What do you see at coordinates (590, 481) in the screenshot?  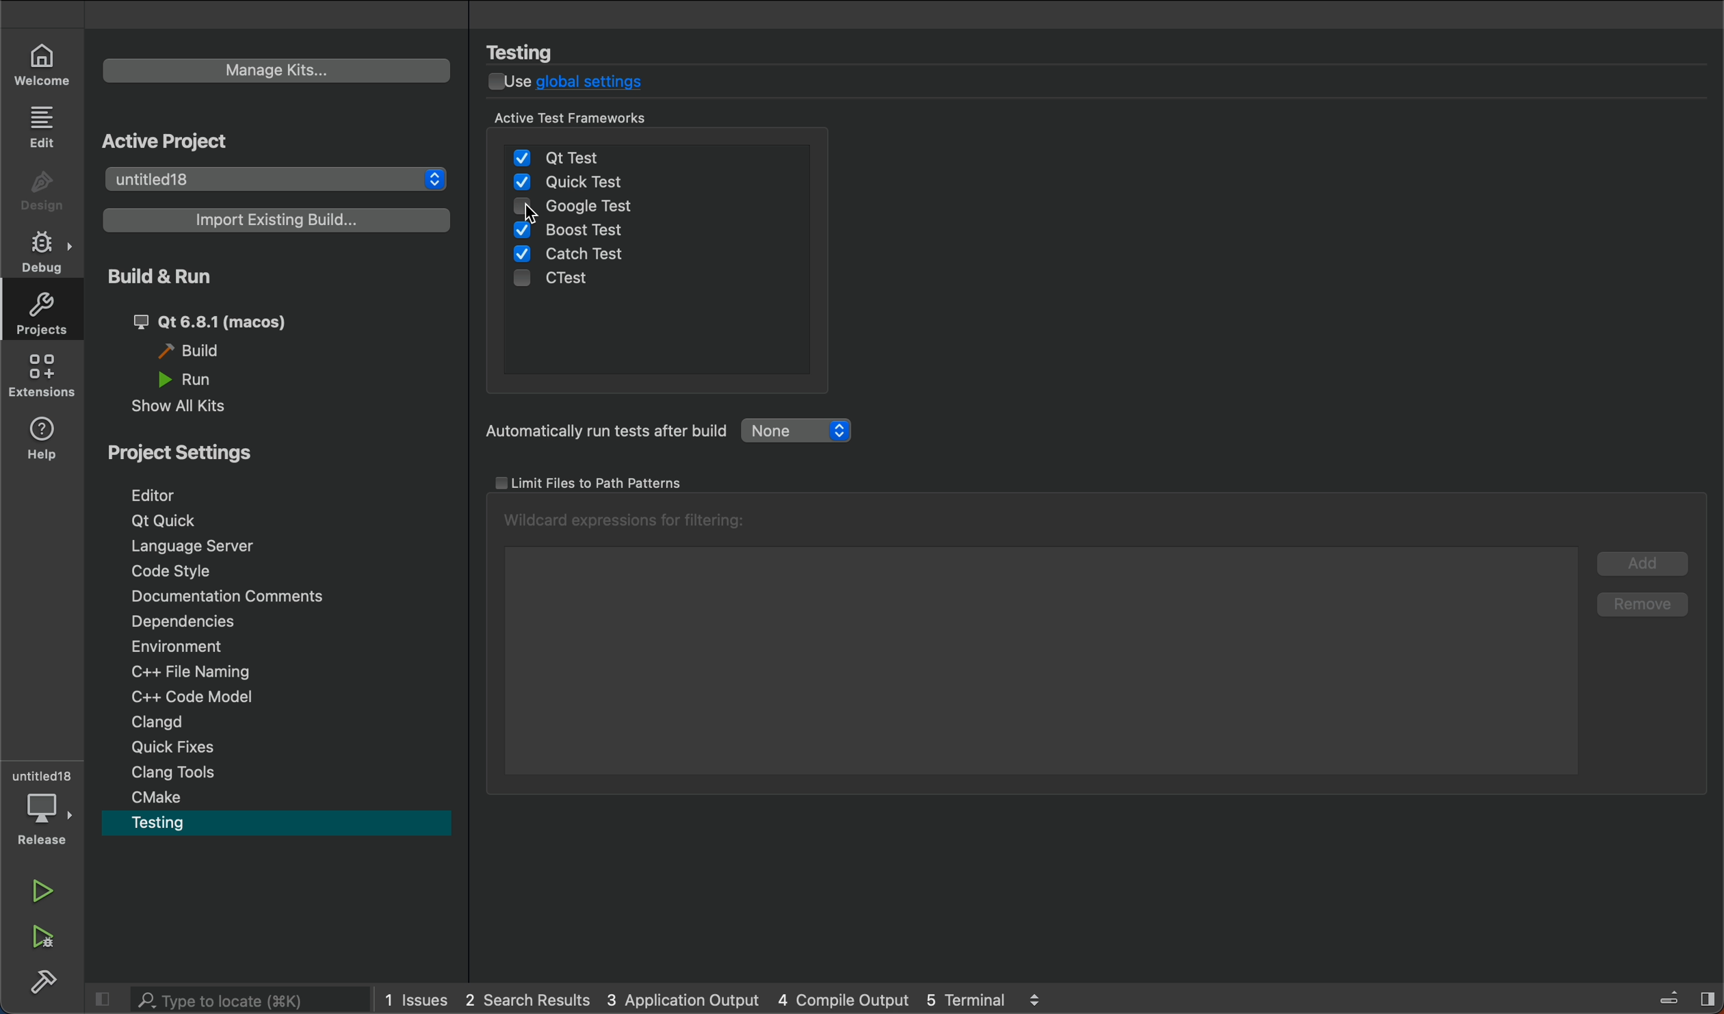 I see `limit tests` at bounding box center [590, 481].